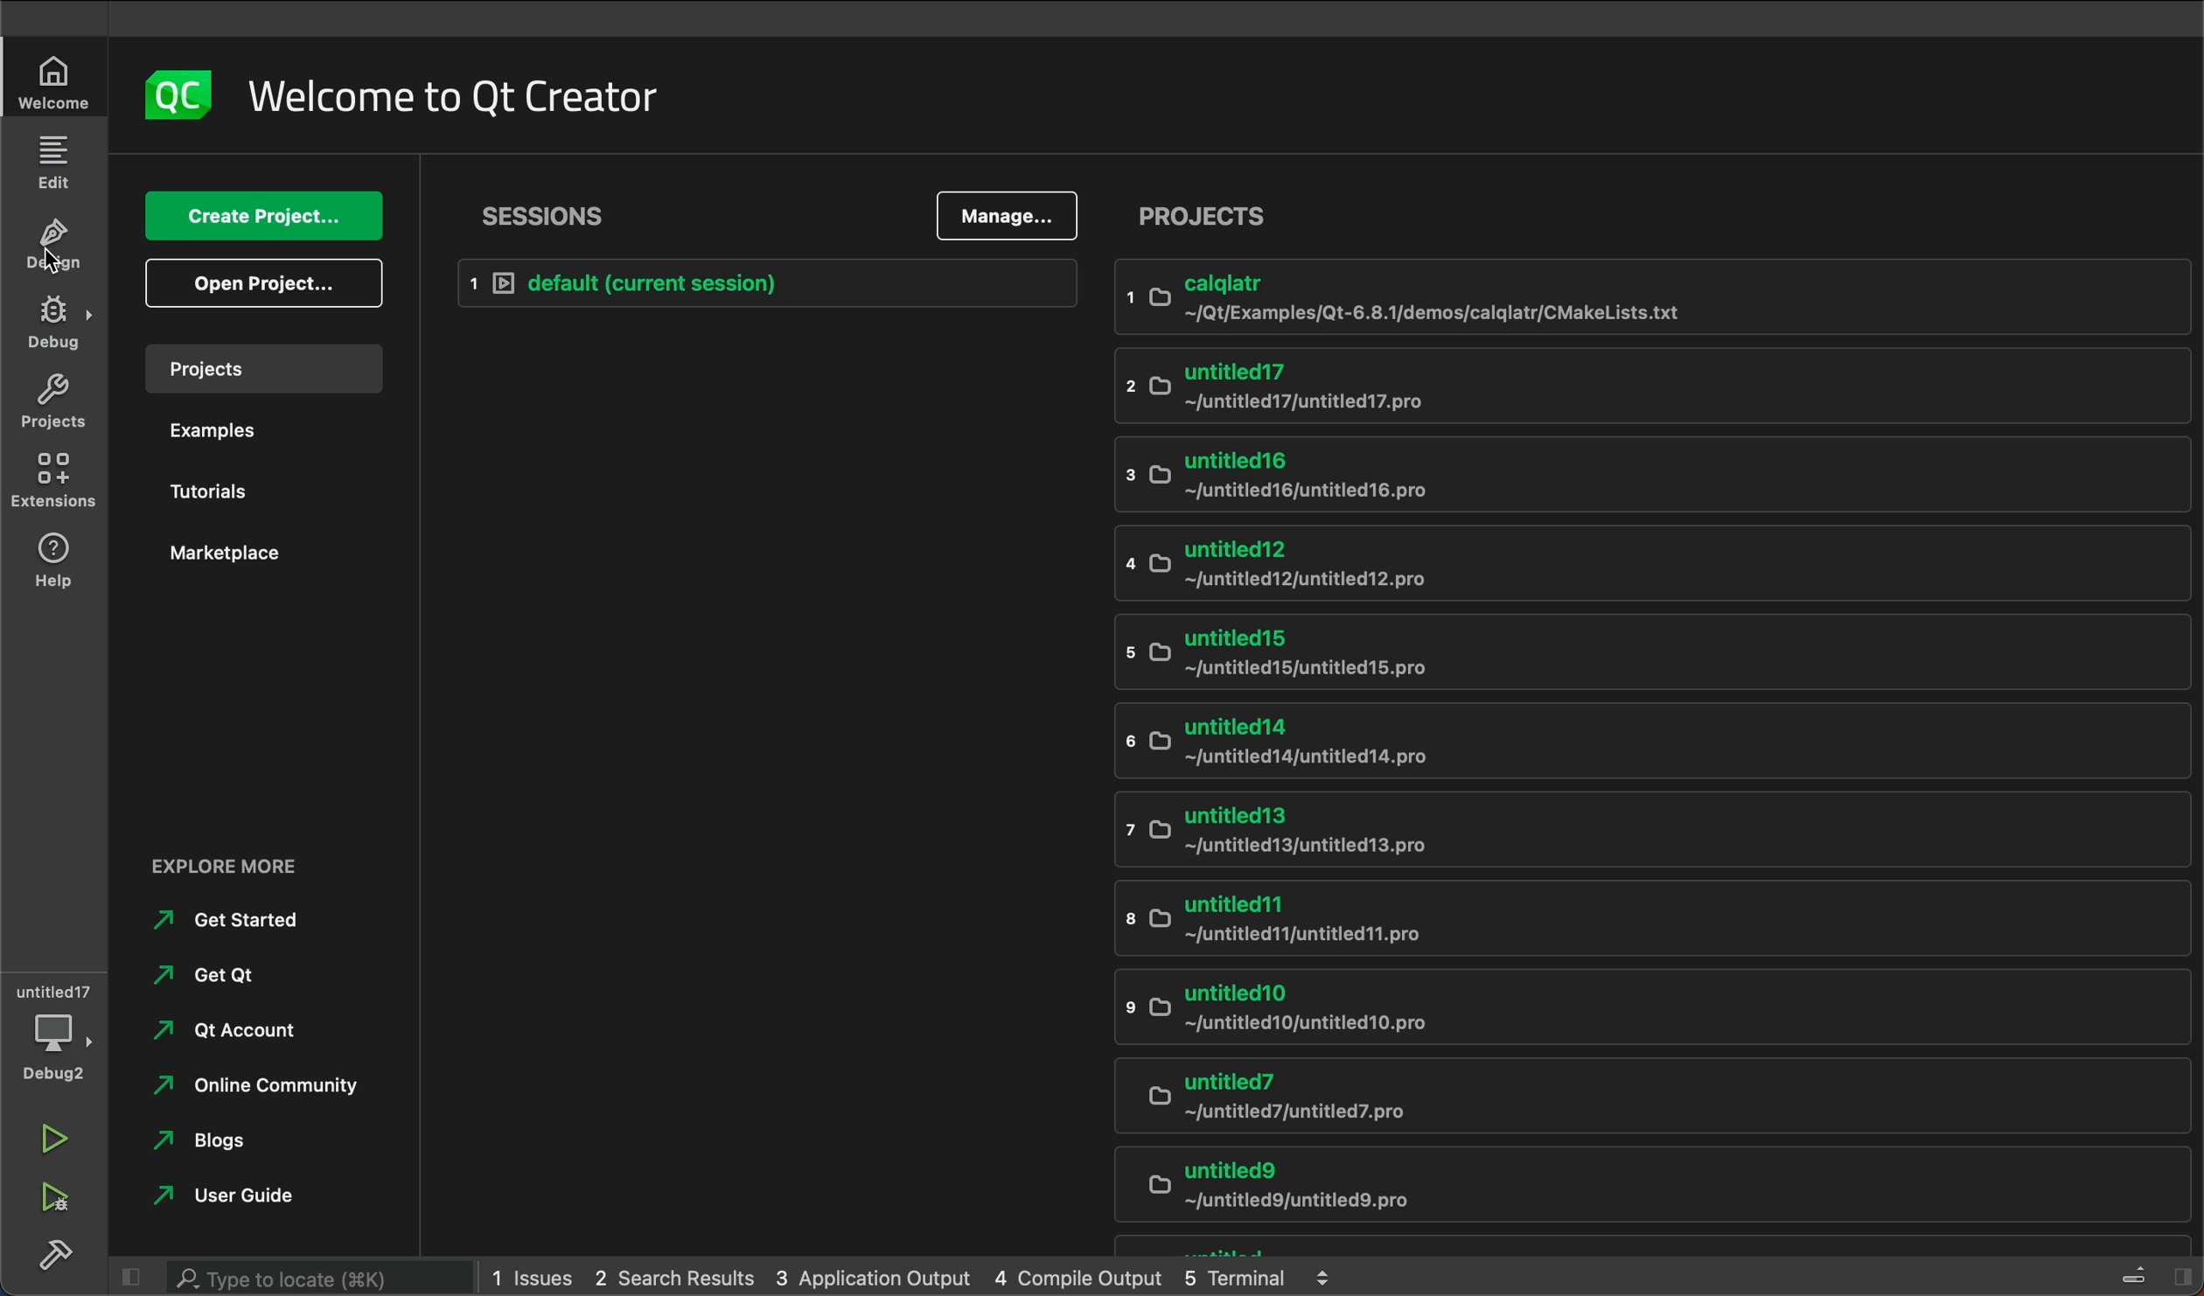  What do you see at coordinates (466, 94) in the screenshot?
I see `welcome` at bounding box center [466, 94].